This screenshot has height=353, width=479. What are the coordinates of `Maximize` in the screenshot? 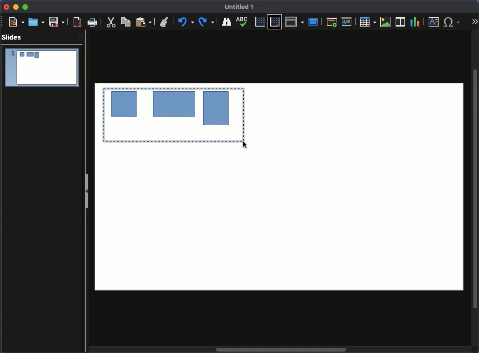 It's located at (25, 7).